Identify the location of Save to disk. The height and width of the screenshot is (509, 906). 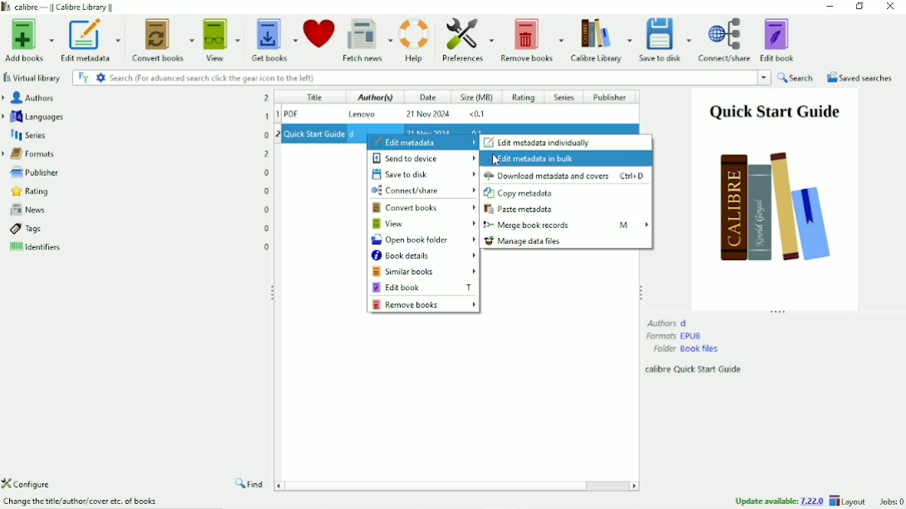
(425, 174).